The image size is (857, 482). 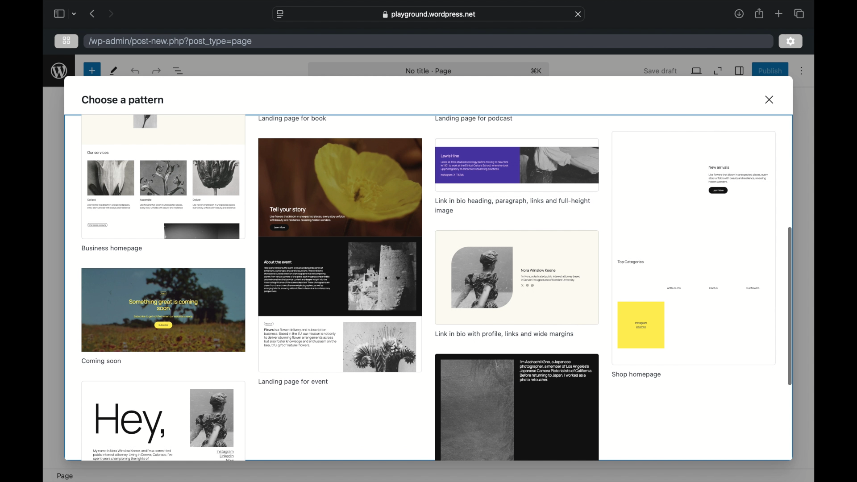 I want to click on landing page for book, so click(x=294, y=119).